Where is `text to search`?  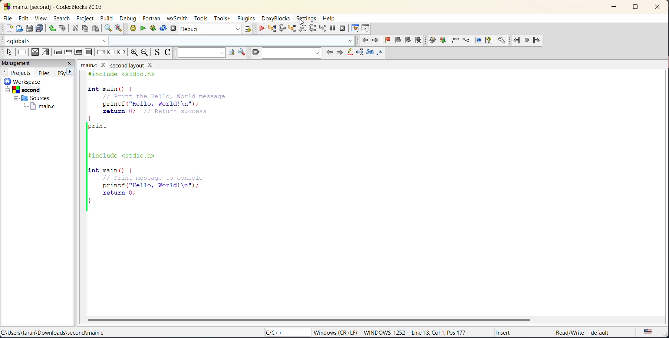
text to search is located at coordinates (201, 52).